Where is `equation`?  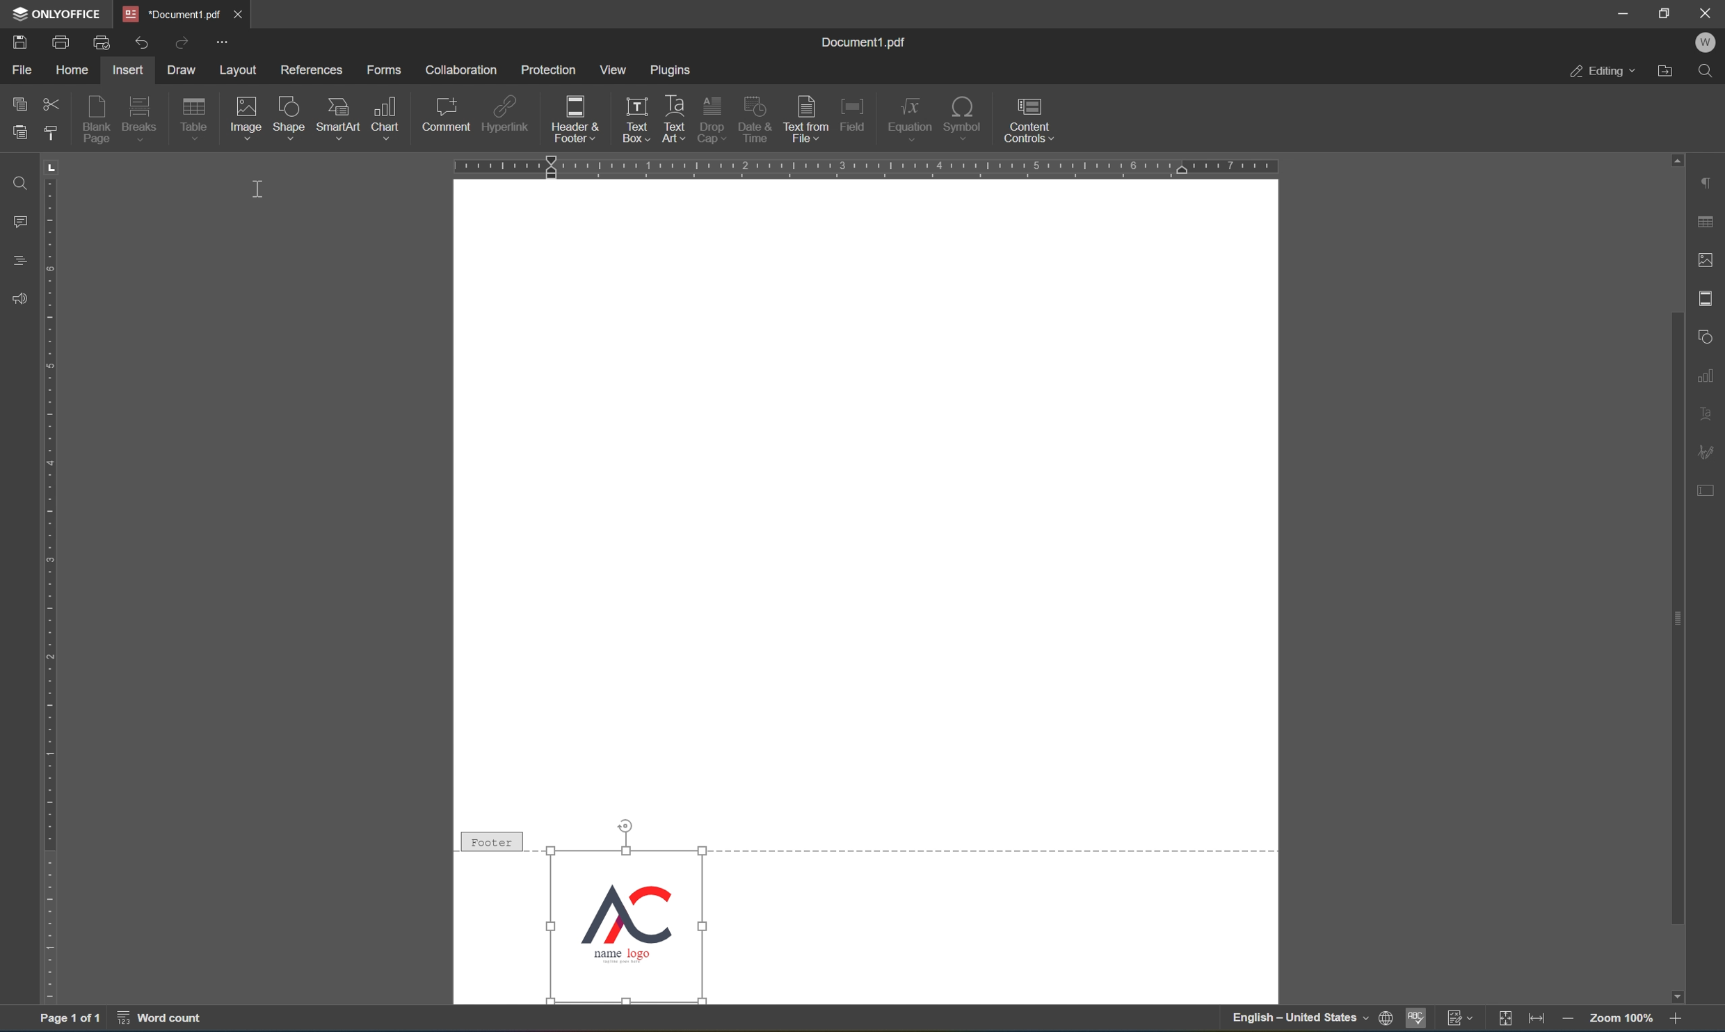
equation is located at coordinates (912, 118).